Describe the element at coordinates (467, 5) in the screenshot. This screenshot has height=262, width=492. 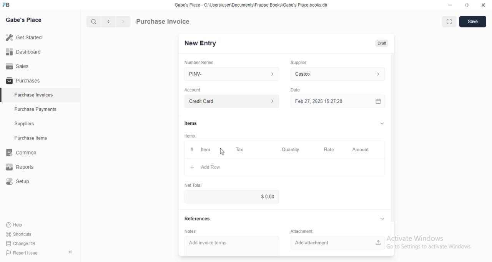
I see `Change dimension` at that location.